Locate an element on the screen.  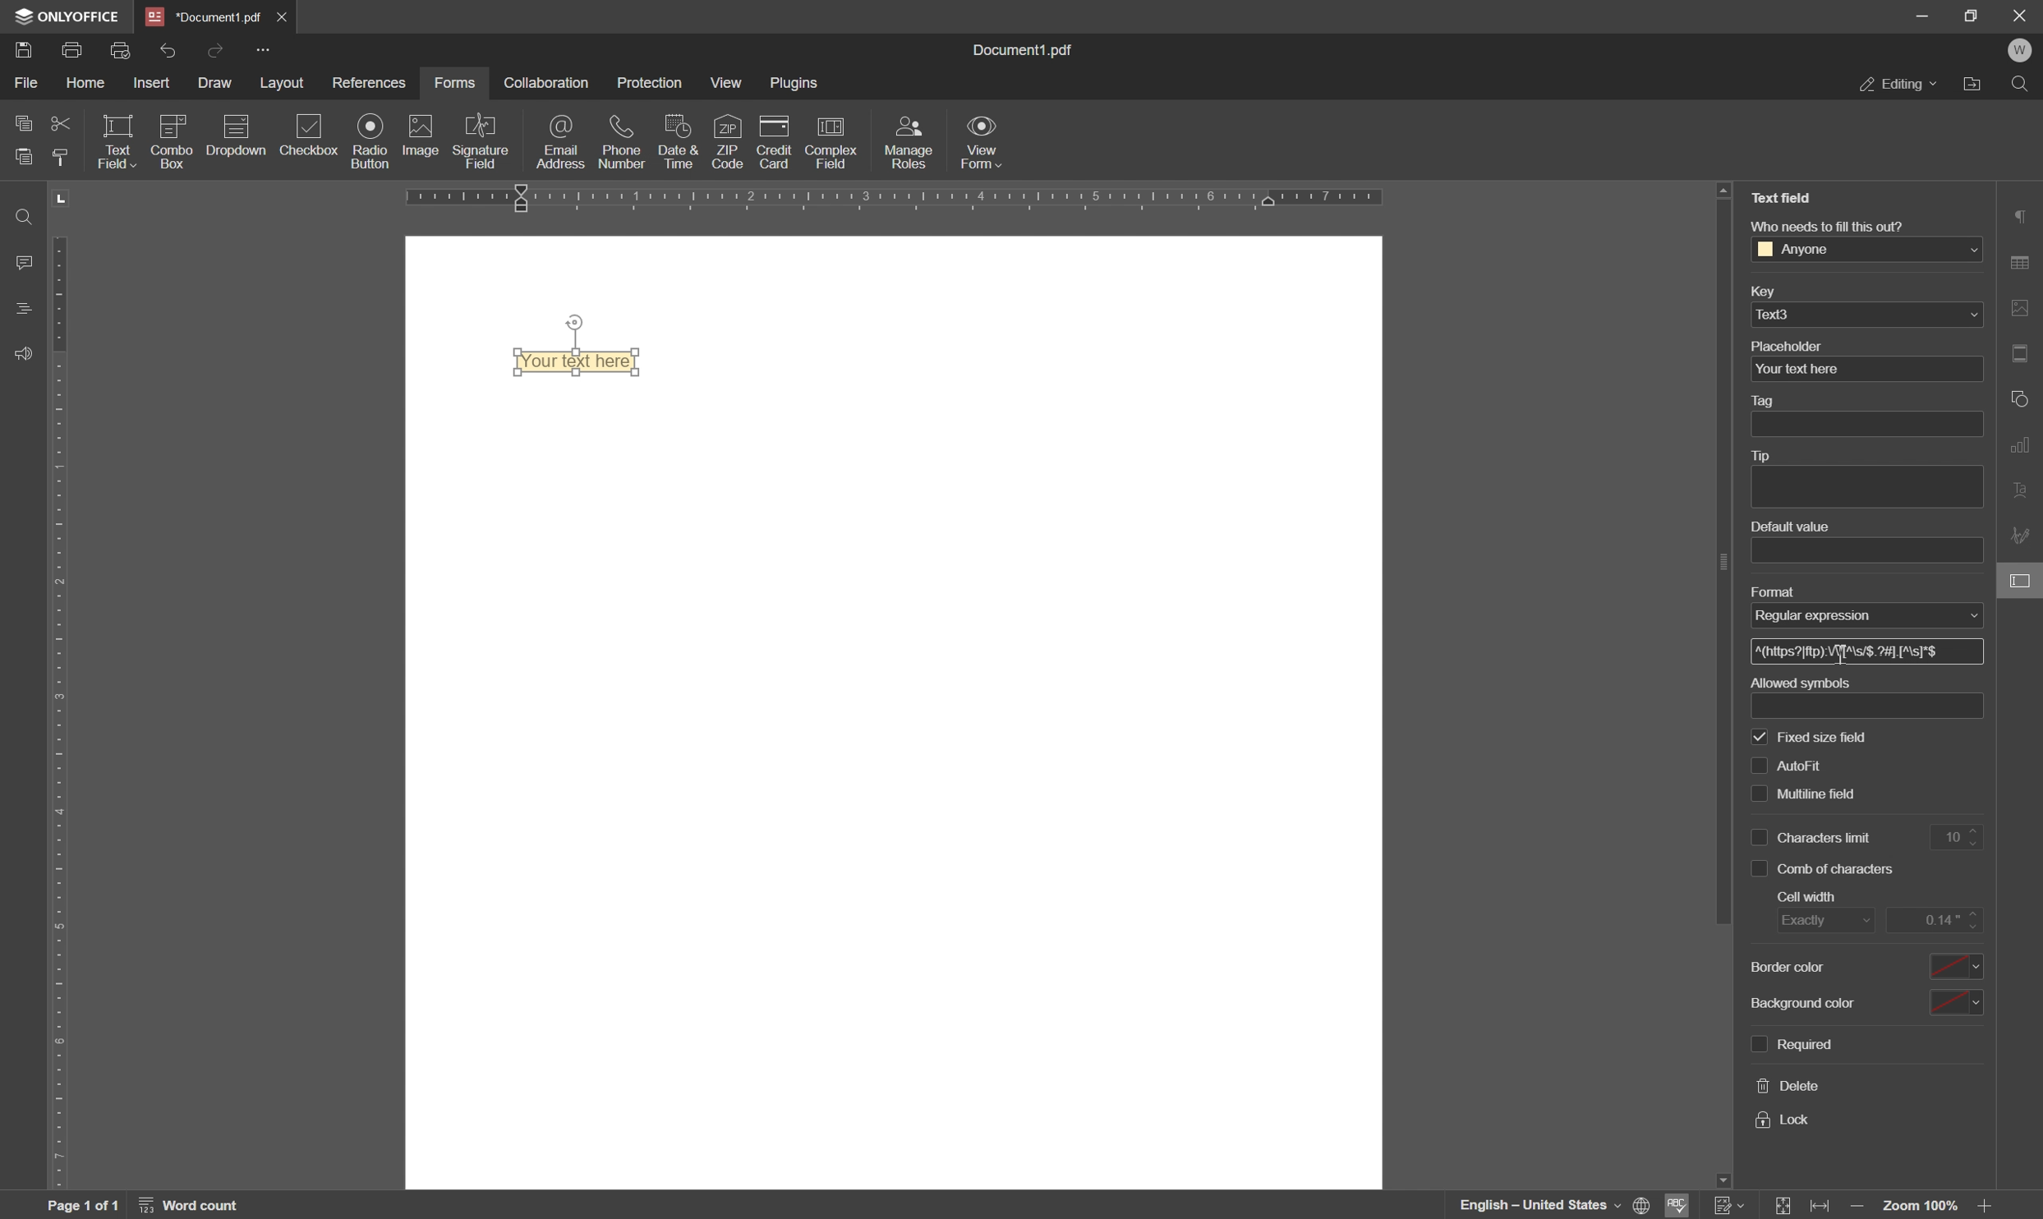
multiline field is located at coordinates (1819, 759).